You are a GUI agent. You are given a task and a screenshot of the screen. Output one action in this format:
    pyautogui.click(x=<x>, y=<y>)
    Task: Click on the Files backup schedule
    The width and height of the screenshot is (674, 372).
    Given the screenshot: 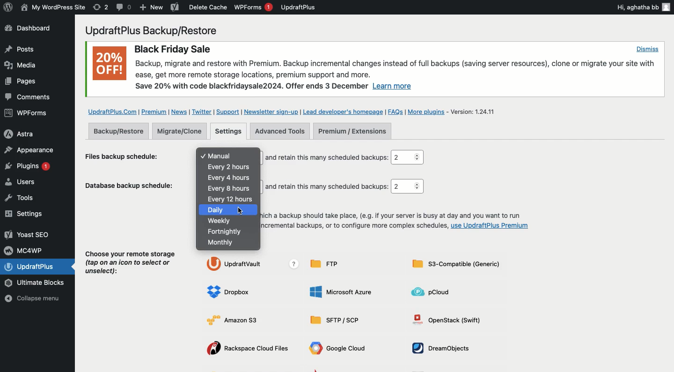 What is the action you would take?
    pyautogui.click(x=126, y=156)
    